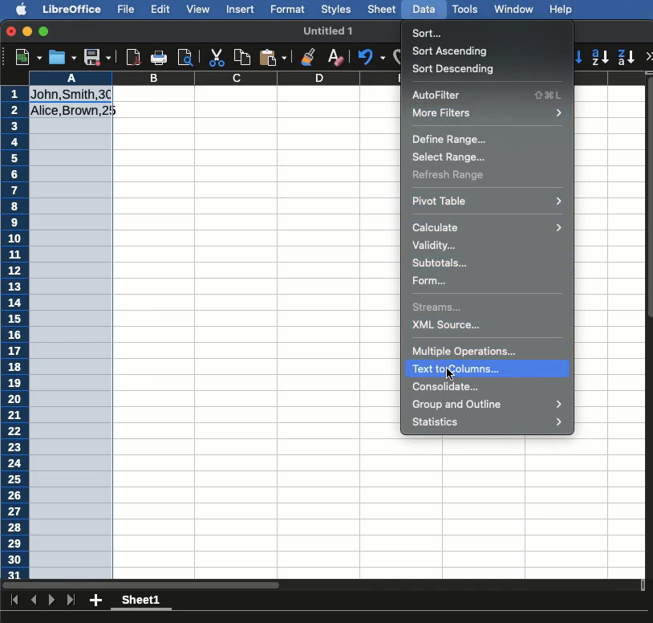  I want to click on Column A selected, so click(71, 324).